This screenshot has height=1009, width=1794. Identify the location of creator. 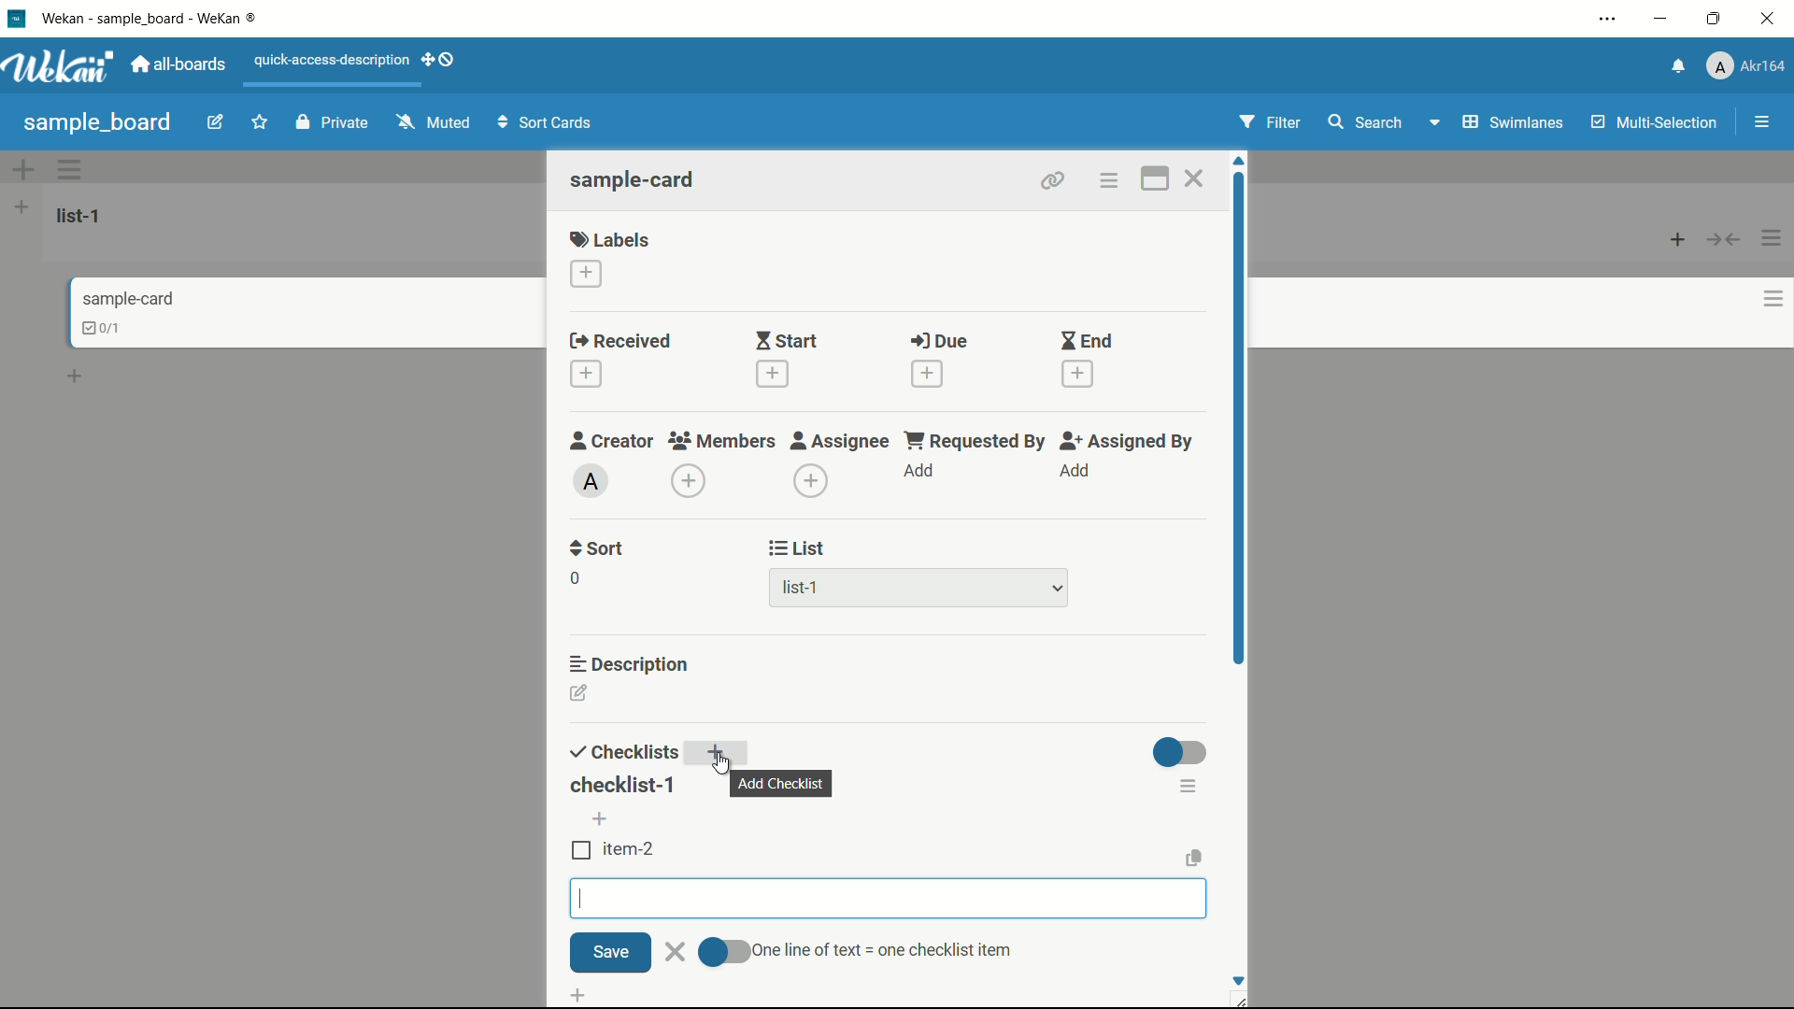
(612, 440).